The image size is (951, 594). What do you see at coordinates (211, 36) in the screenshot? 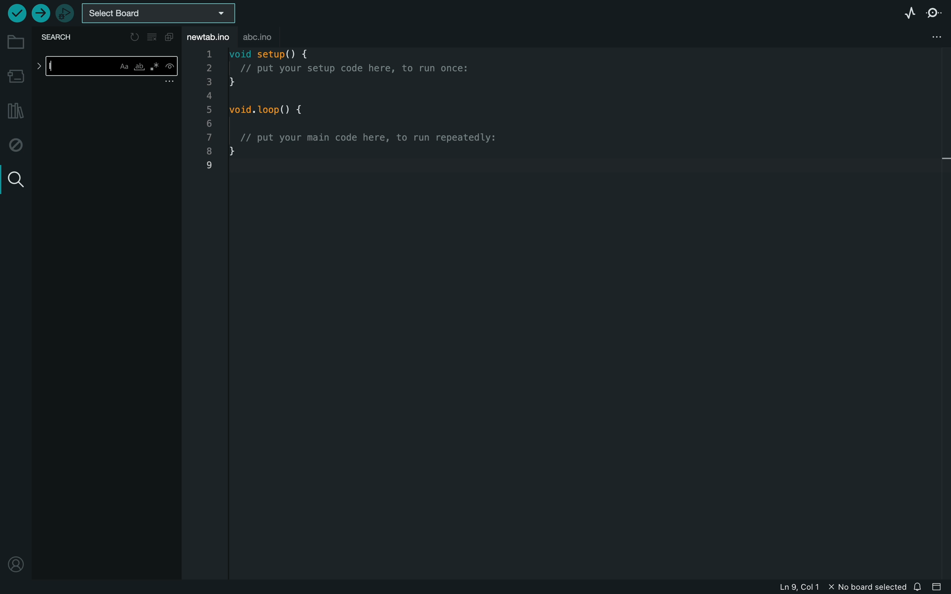
I see `file tab` at bounding box center [211, 36].